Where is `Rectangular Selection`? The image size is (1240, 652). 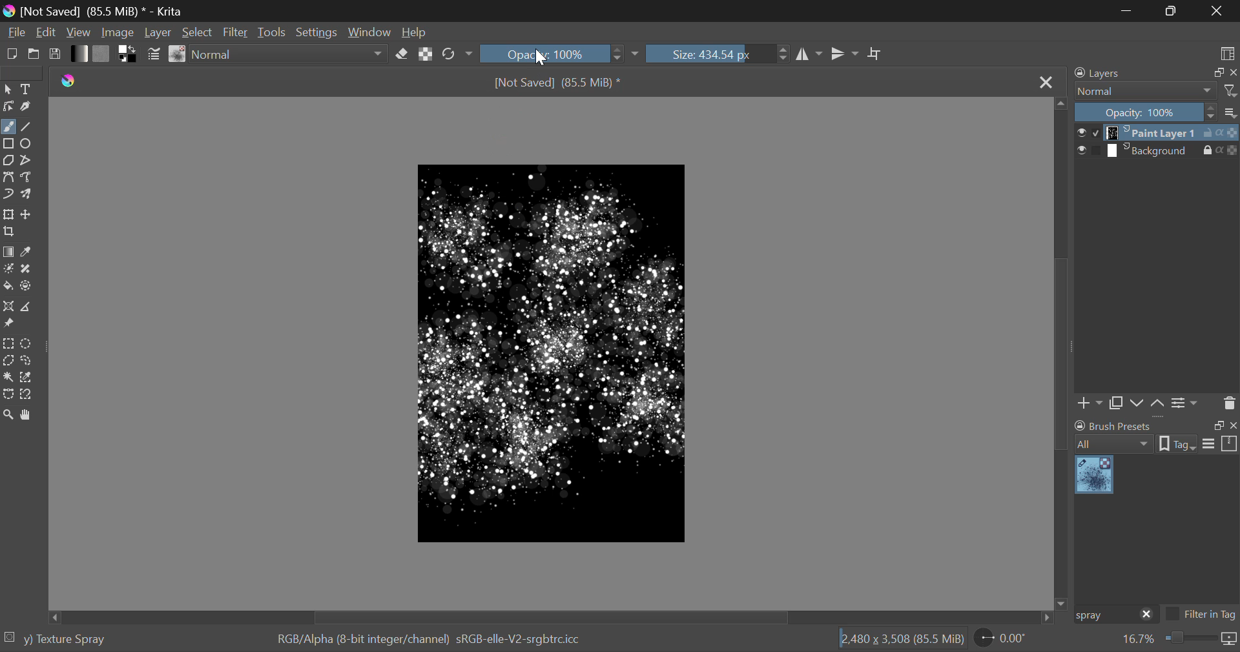 Rectangular Selection is located at coordinates (8, 344).